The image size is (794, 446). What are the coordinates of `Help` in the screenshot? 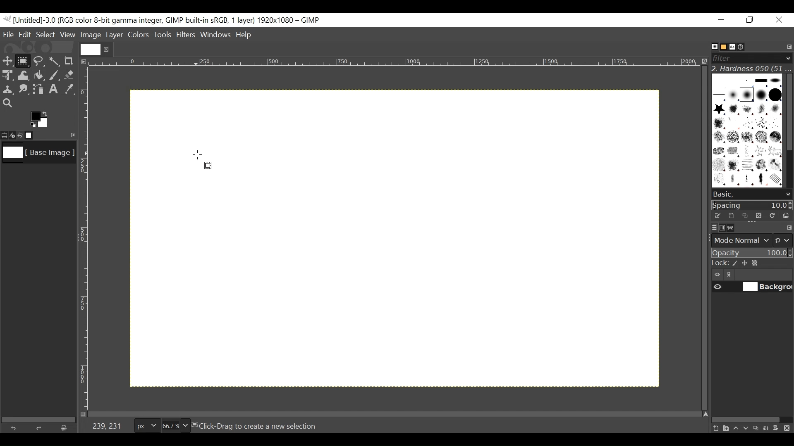 It's located at (245, 36).